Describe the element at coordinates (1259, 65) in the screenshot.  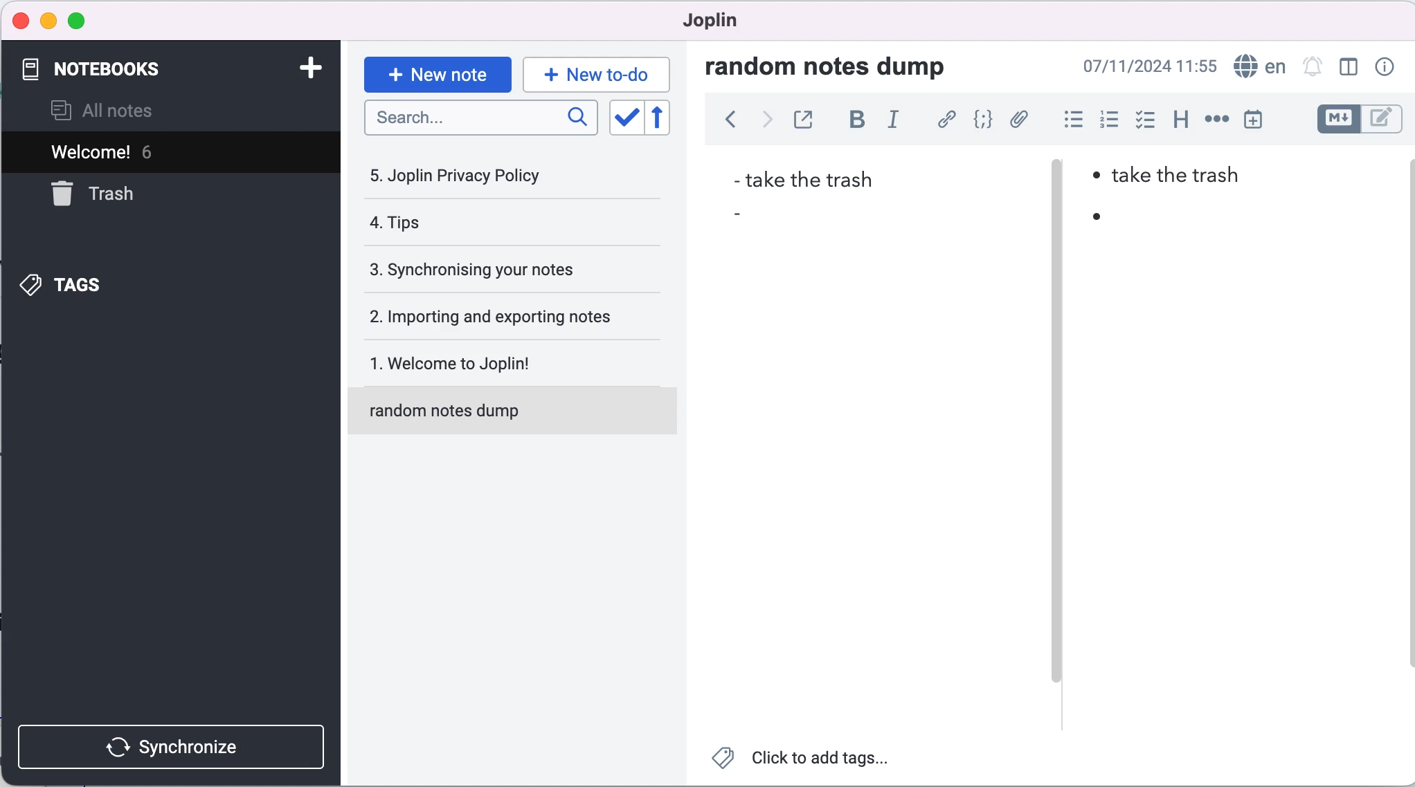
I see `language` at that location.